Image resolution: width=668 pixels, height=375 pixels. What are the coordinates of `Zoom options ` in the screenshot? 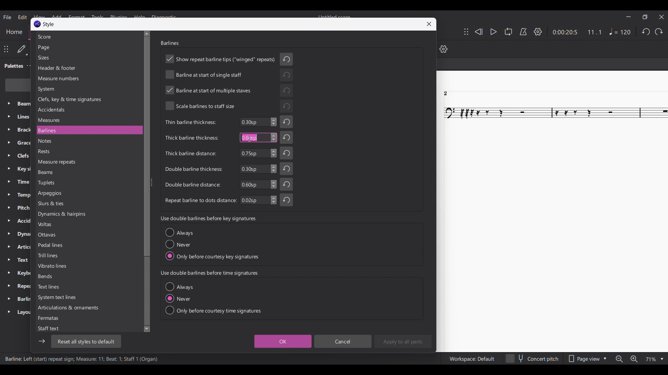 It's located at (654, 359).